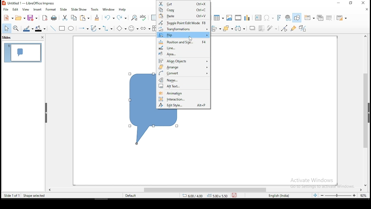 The height and width of the screenshot is (209, 371). I want to click on block arrows, so click(146, 28).